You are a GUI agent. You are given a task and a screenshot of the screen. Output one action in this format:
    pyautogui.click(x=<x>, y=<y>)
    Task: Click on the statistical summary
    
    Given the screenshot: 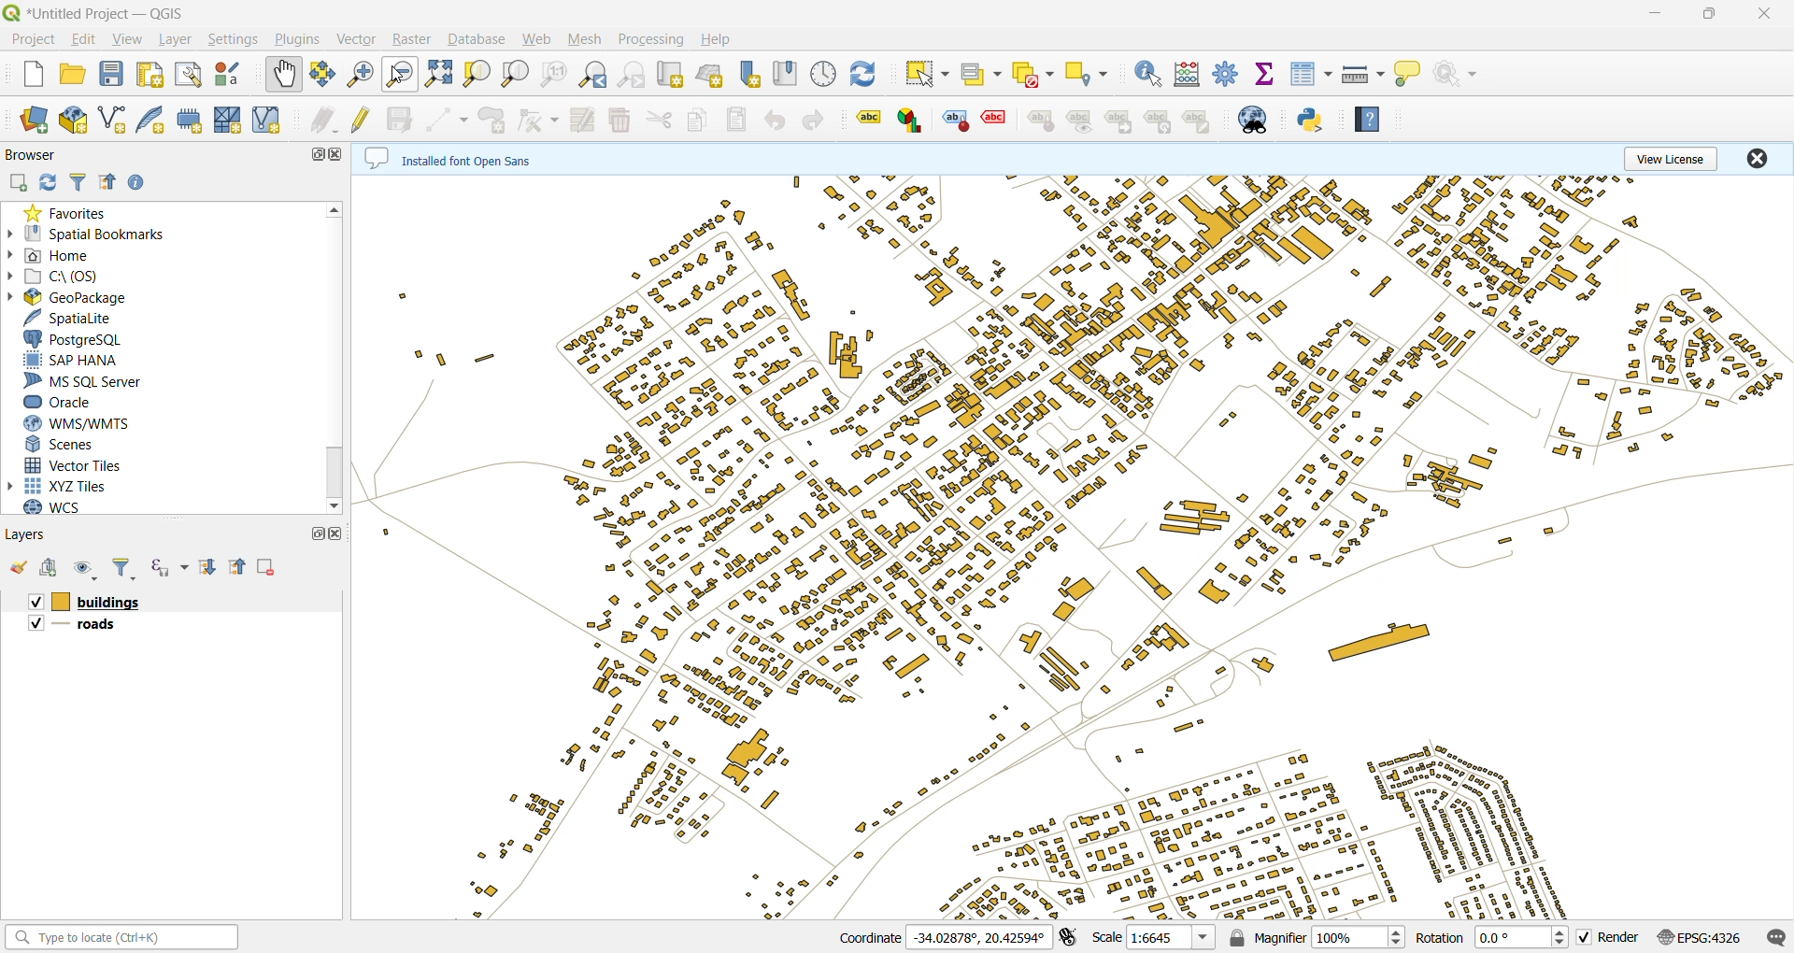 What is the action you would take?
    pyautogui.click(x=1265, y=74)
    